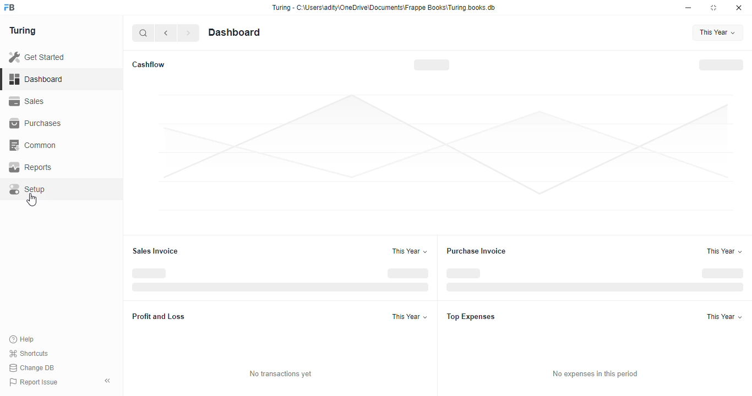  Describe the element at coordinates (144, 32) in the screenshot. I see `search ` at that location.